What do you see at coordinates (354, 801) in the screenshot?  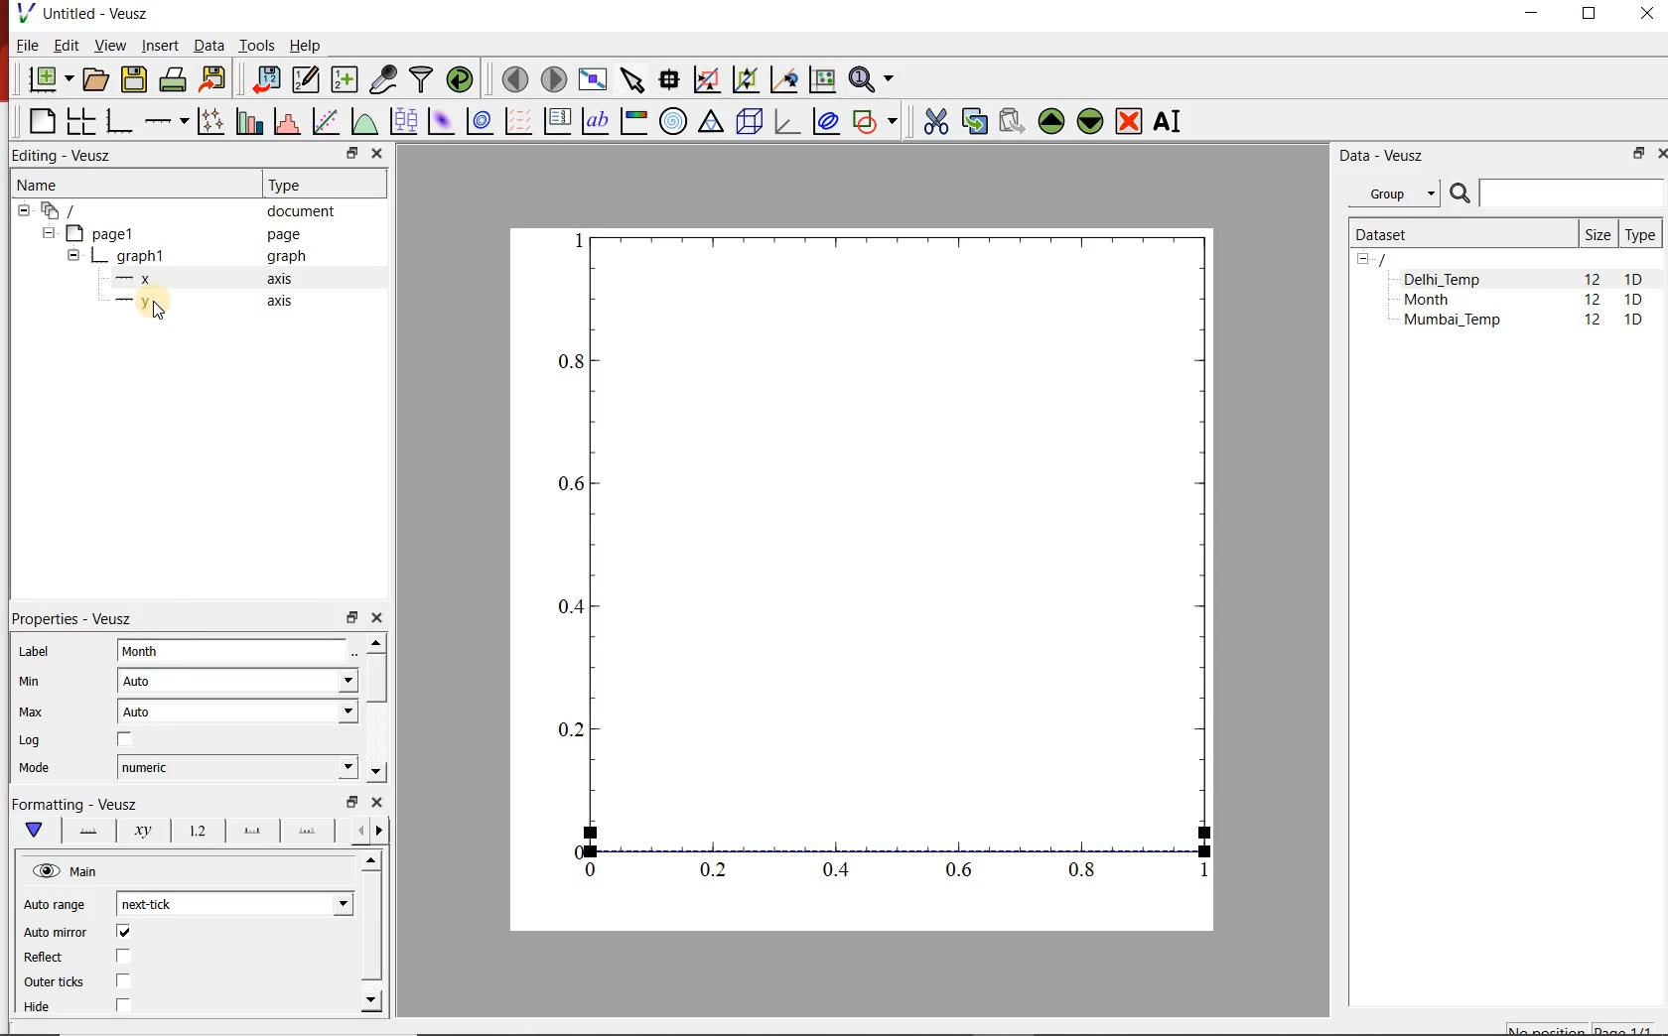 I see `restore` at bounding box center [354, 801].